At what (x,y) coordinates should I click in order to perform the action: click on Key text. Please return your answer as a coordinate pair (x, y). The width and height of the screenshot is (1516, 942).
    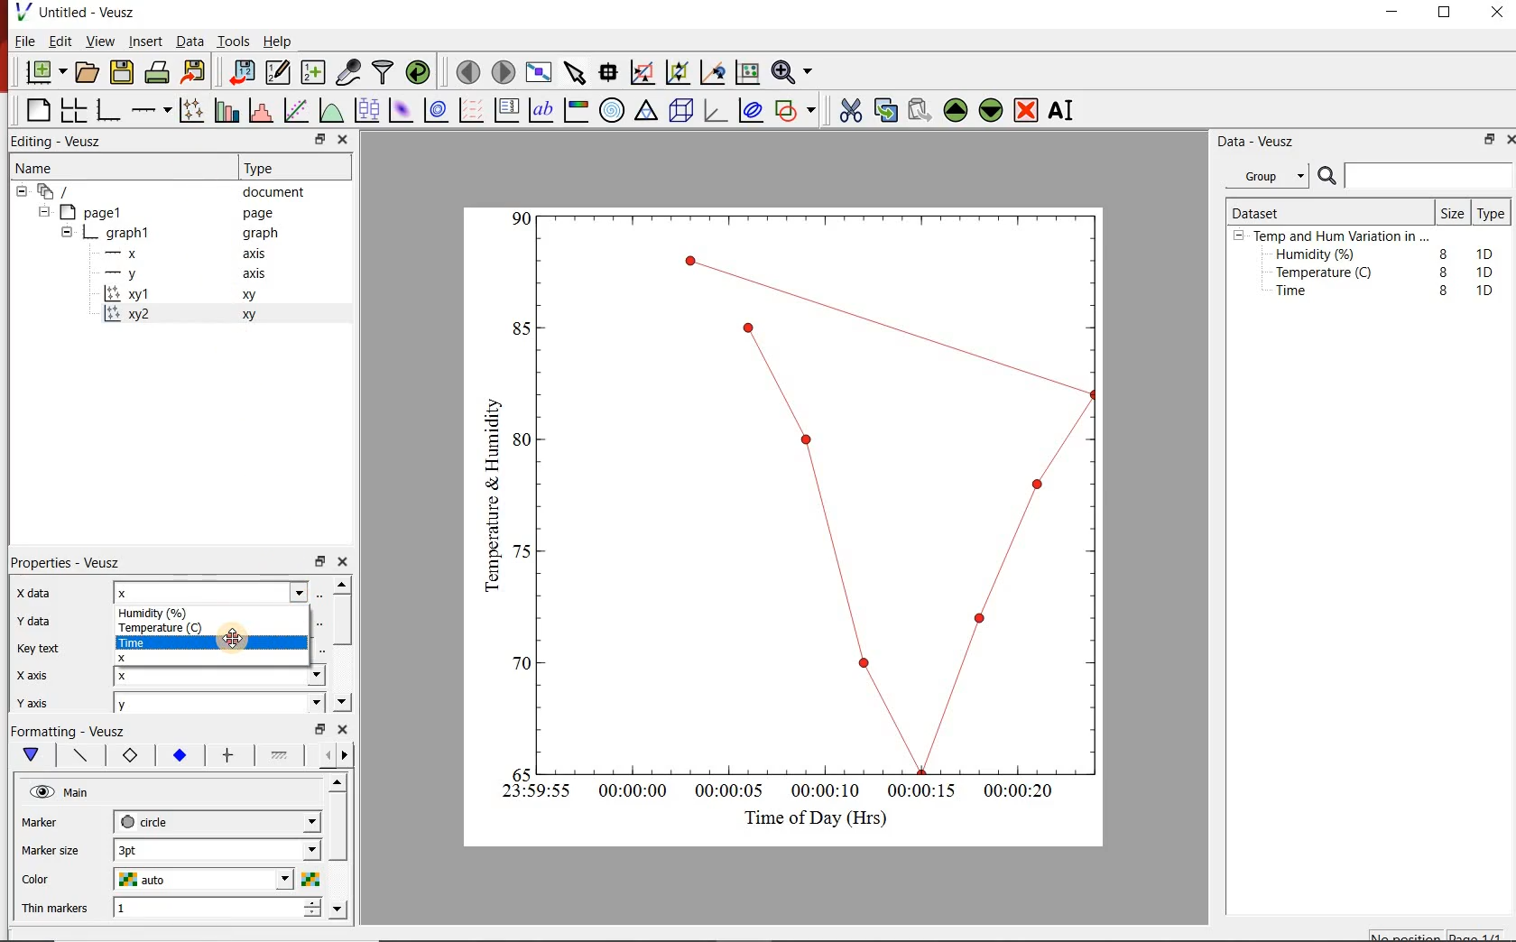
    Looking at the image, I should click on (45, 650).